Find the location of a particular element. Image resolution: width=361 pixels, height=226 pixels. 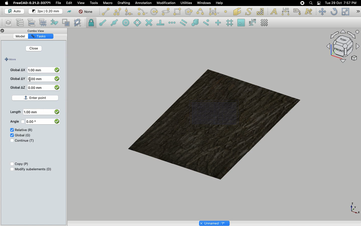

Line is located at coordinates (106, 12).